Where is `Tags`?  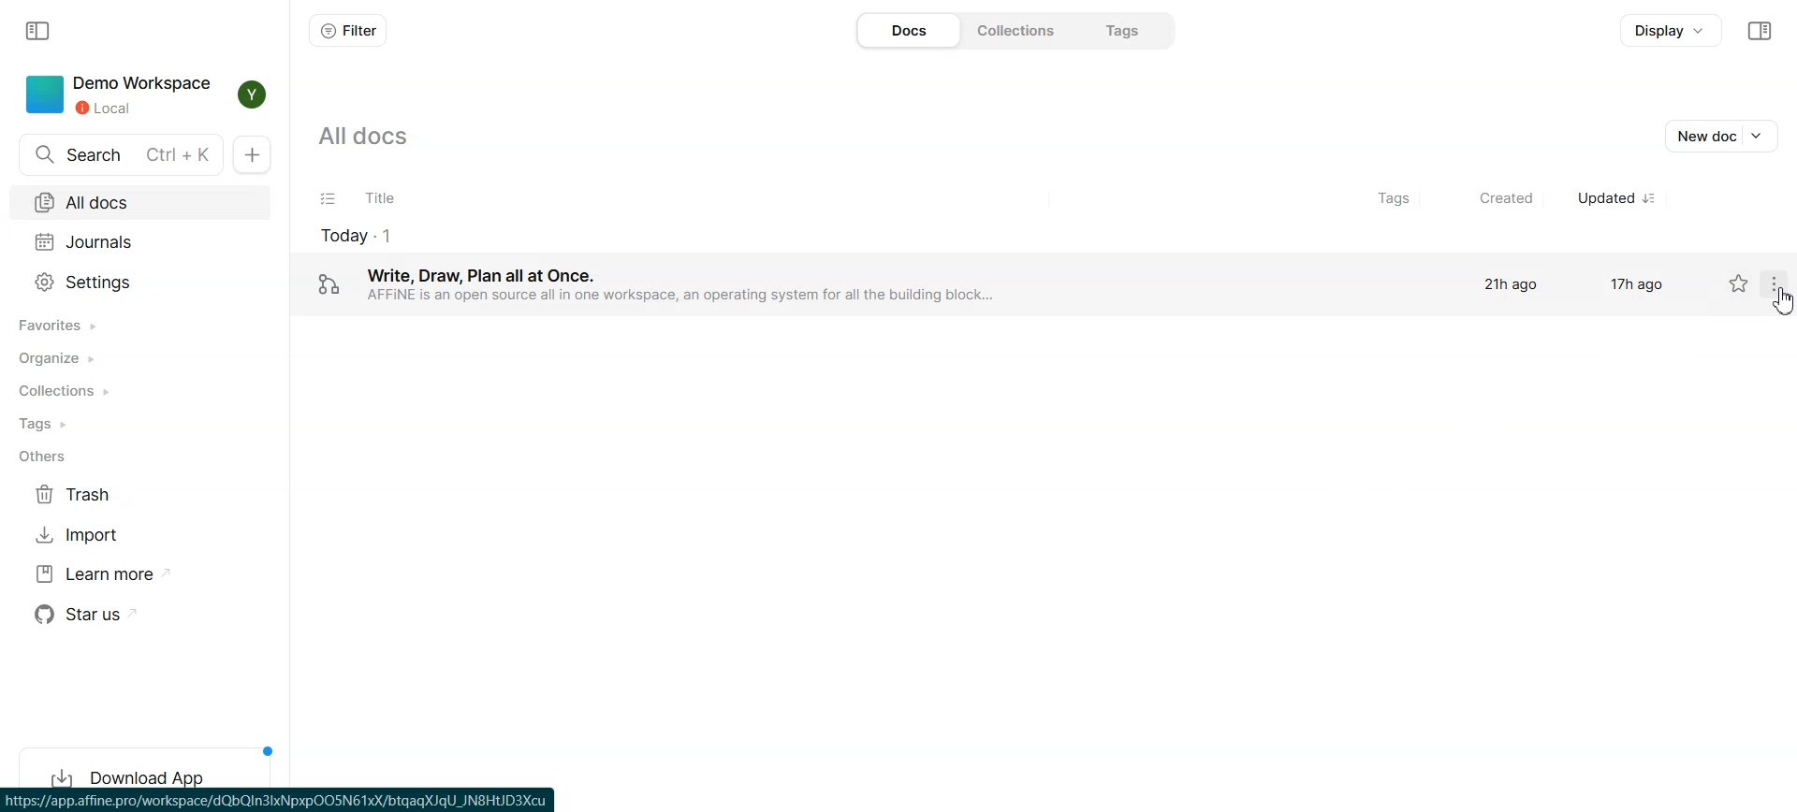
Tags is located at coordinates (1125, 31).